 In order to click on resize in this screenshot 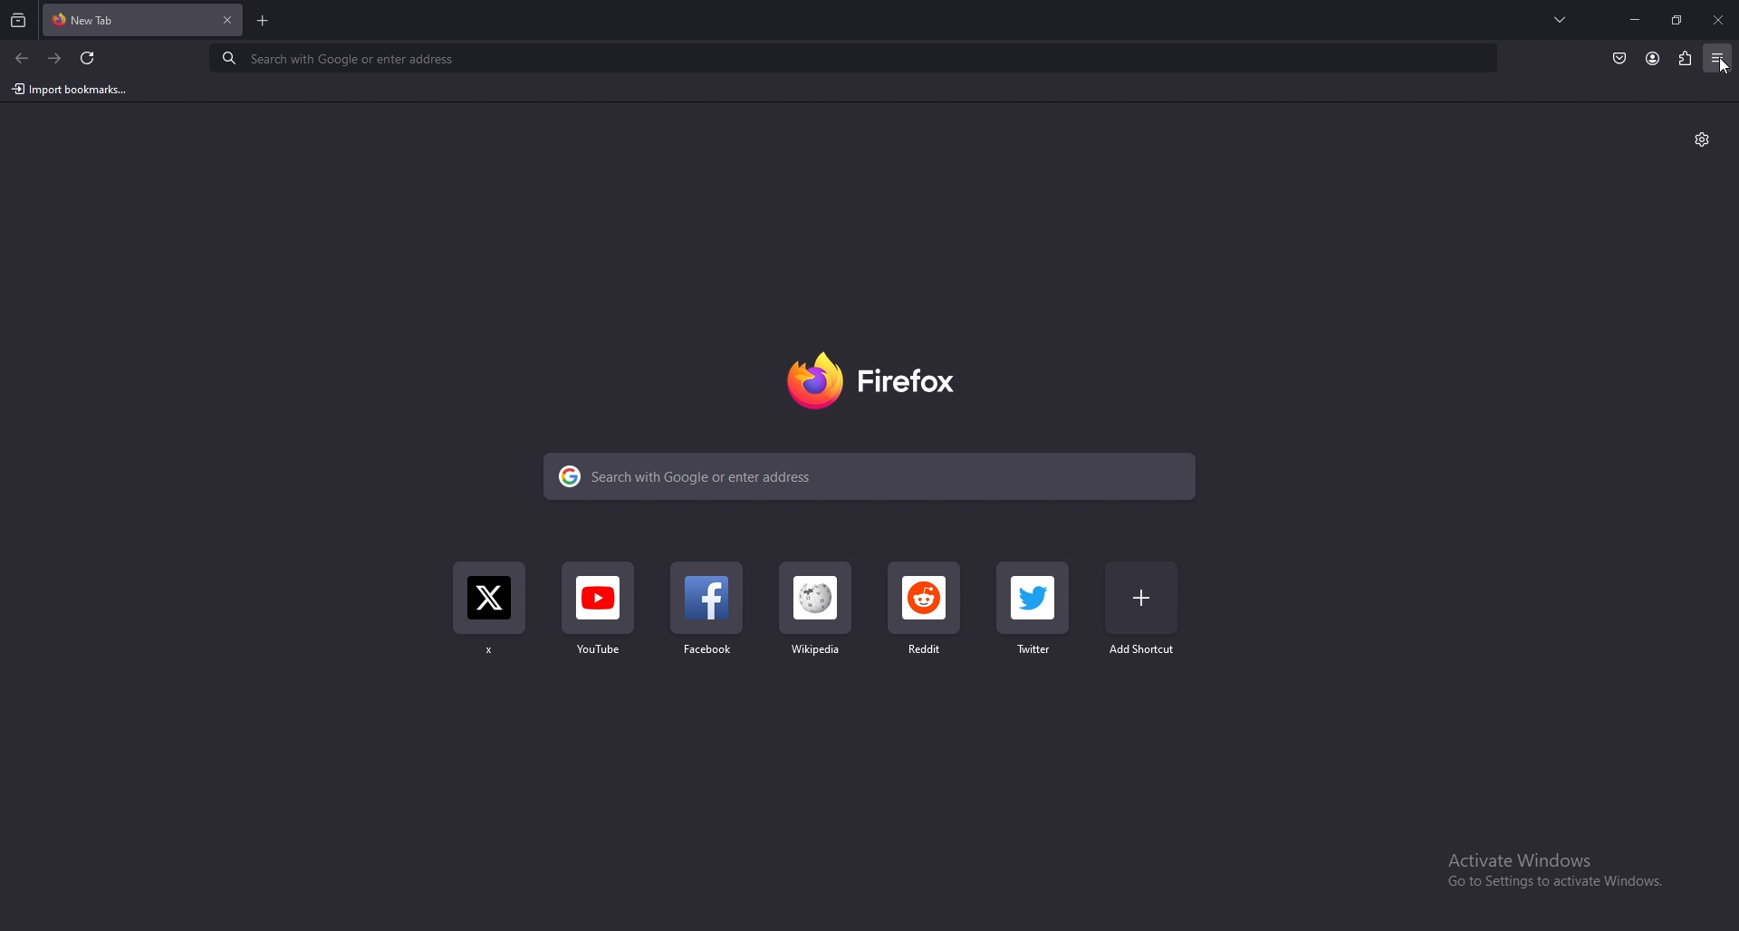, I will do `click(1676, 19)`.